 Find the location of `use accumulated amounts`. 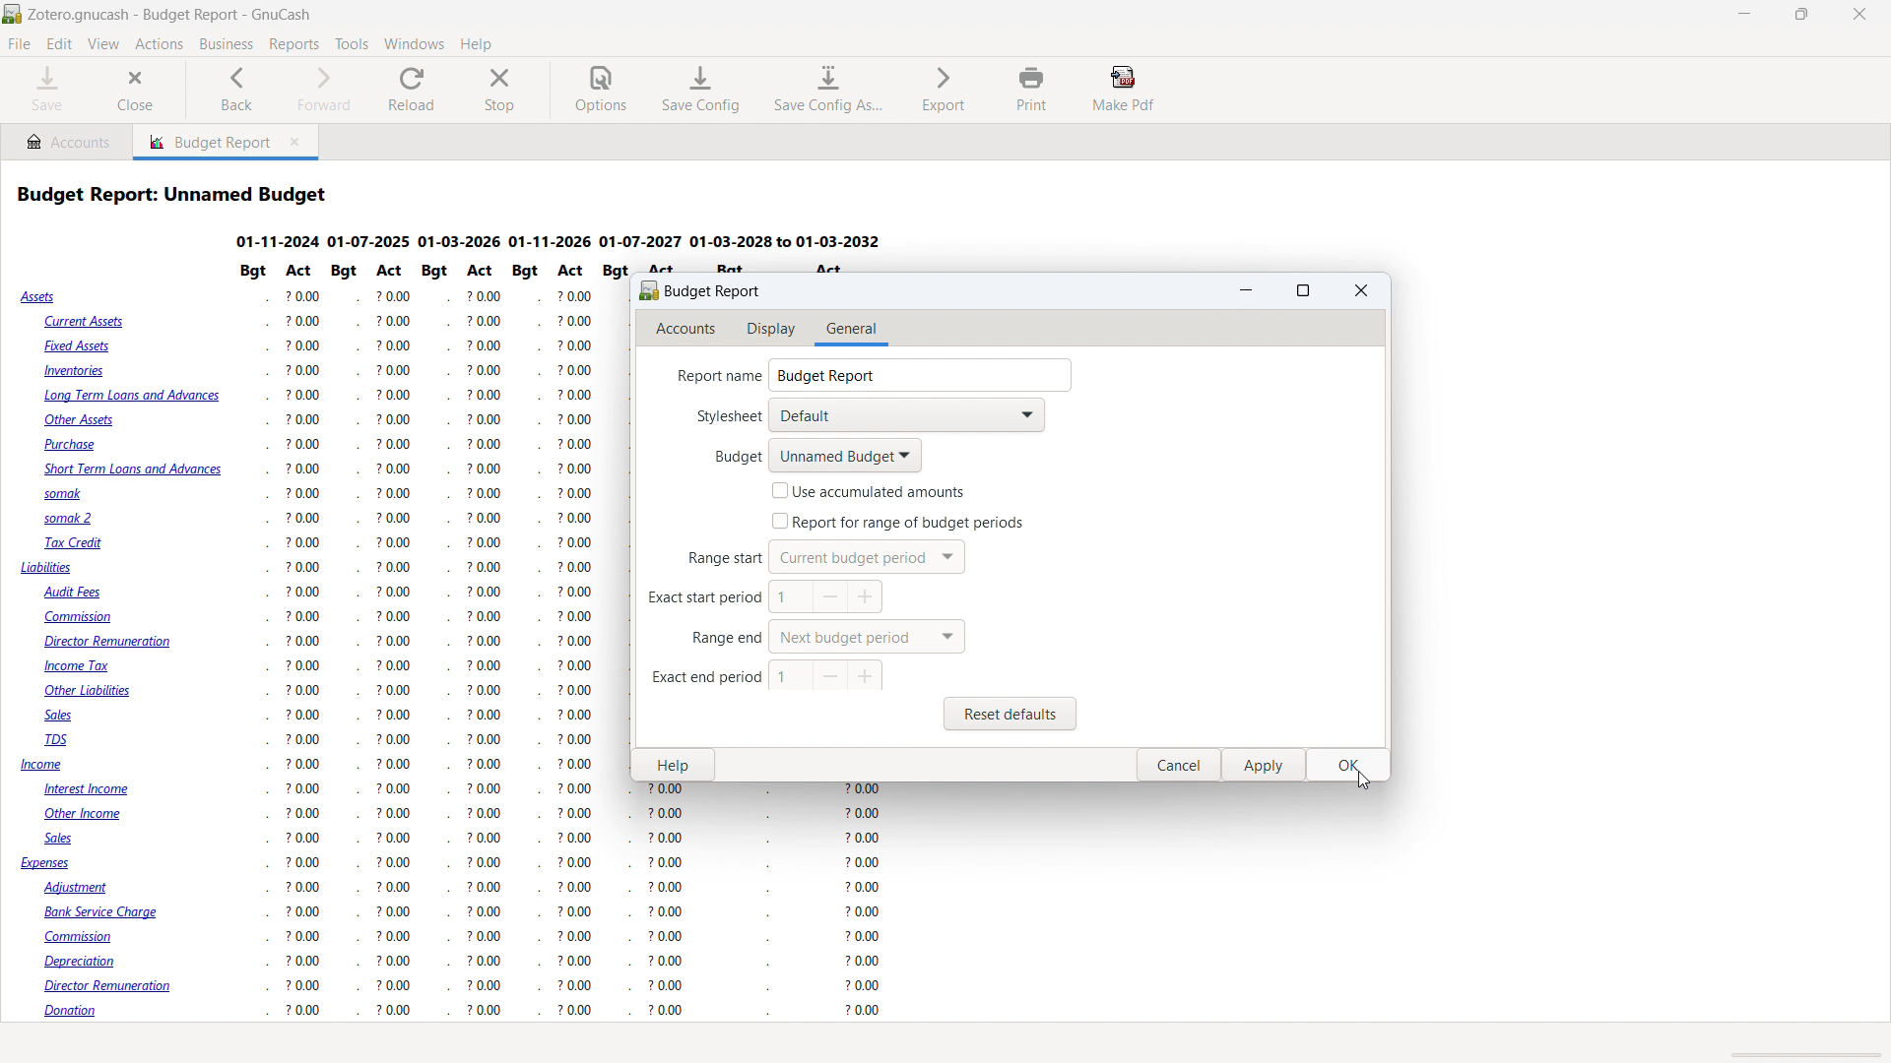

use accumulated amounts is located at coordinates (869, 490).